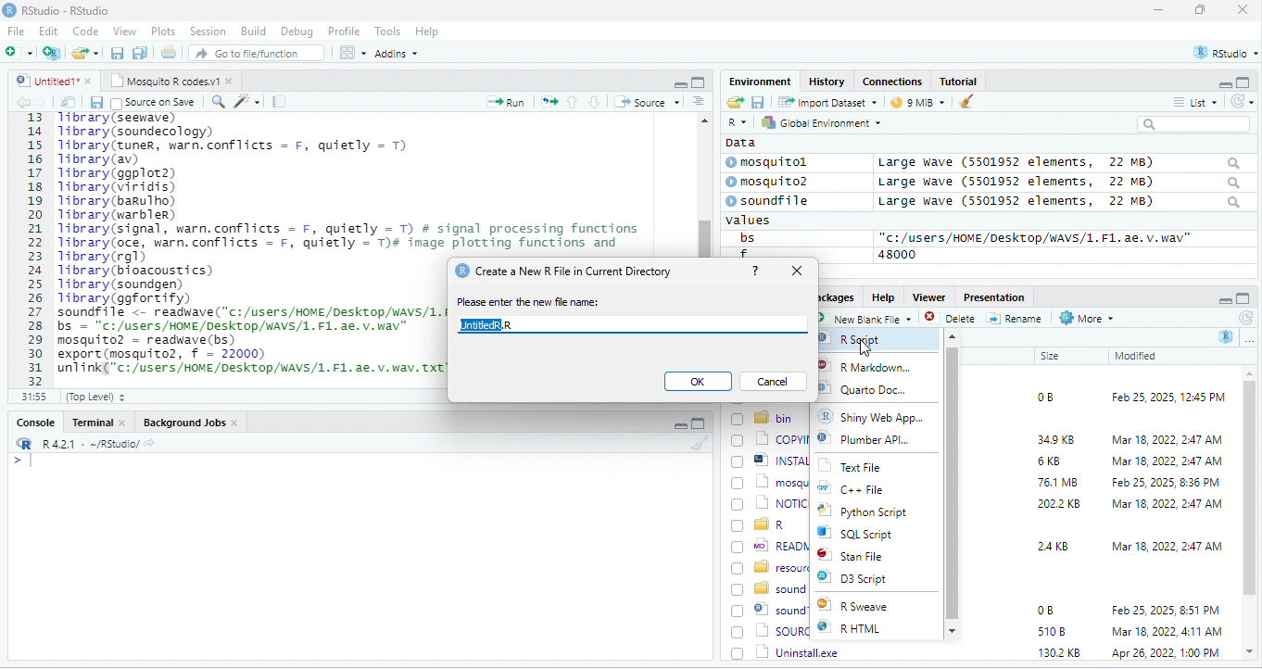 The width and height of the screenshot is (1262, 669). What do you see at coordinates (19, 51) in the screenshot?
I see `new` at bounding box center [19, 51].